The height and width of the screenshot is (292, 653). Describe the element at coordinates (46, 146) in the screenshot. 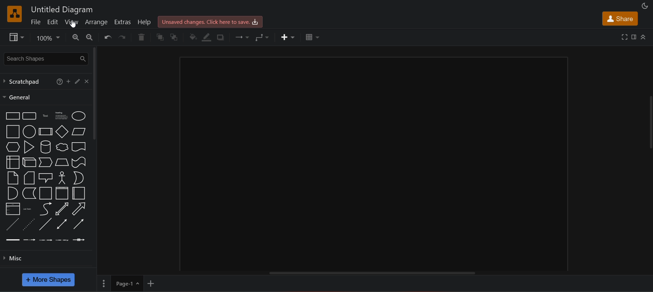

I see `cylinder` at that location.